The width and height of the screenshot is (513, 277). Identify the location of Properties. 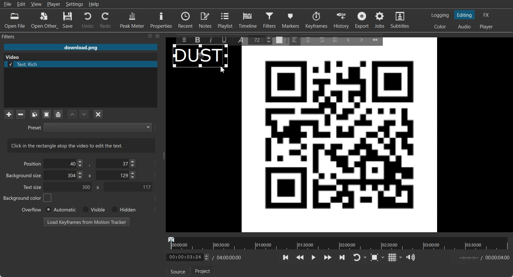
(161, 19).